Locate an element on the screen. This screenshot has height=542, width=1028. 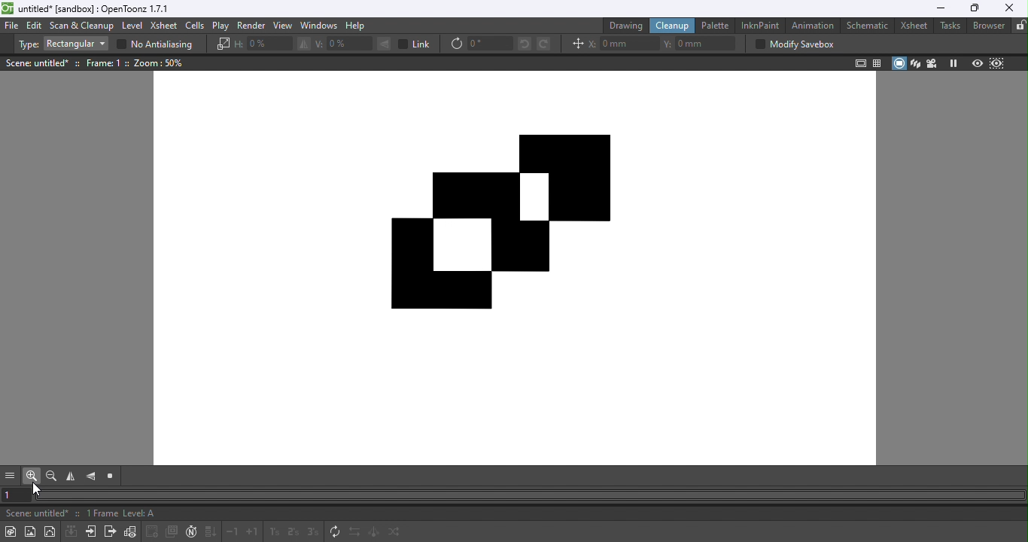
Rotate selection right is located at coordinates (543, 44).